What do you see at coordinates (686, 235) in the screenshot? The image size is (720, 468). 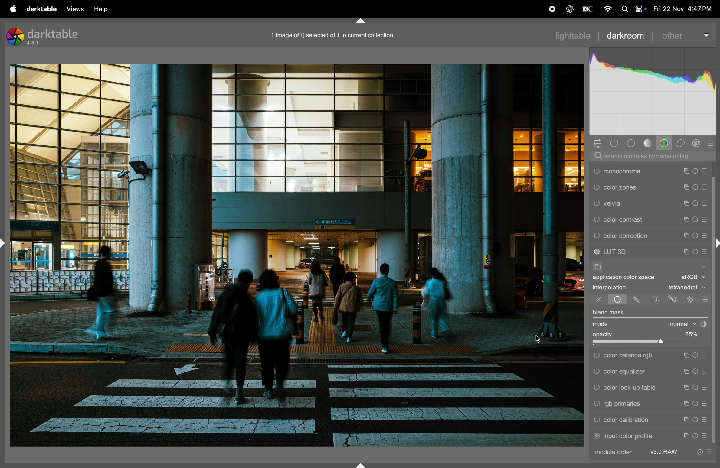 I see `multiple instance actions` at bounding box center [686, 235].